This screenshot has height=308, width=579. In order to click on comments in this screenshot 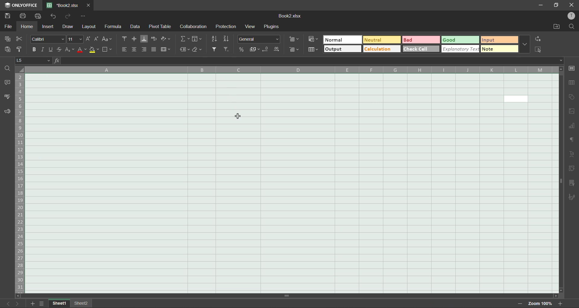, I will do `click(8, 83)`.